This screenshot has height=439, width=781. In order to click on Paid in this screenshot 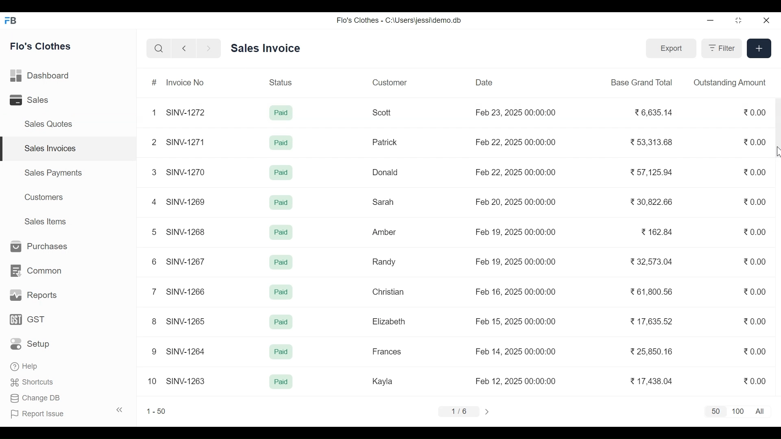, I will do `click(281, 292)`.